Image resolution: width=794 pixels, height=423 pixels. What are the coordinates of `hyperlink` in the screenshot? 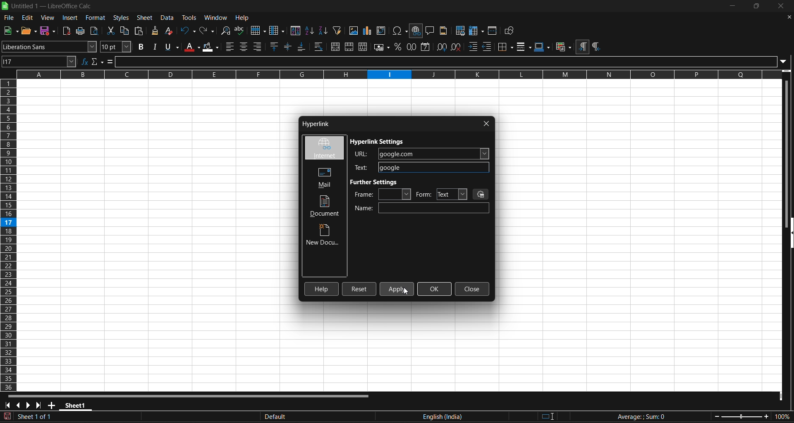 It's located at (314, 125).